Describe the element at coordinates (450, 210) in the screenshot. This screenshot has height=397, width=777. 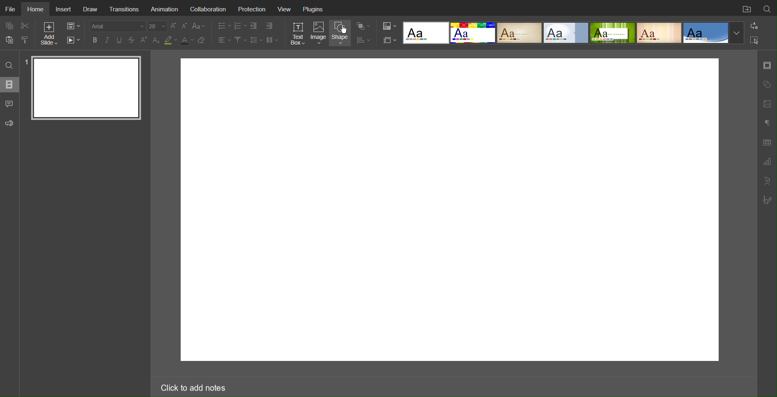
I see `work space` at that location.